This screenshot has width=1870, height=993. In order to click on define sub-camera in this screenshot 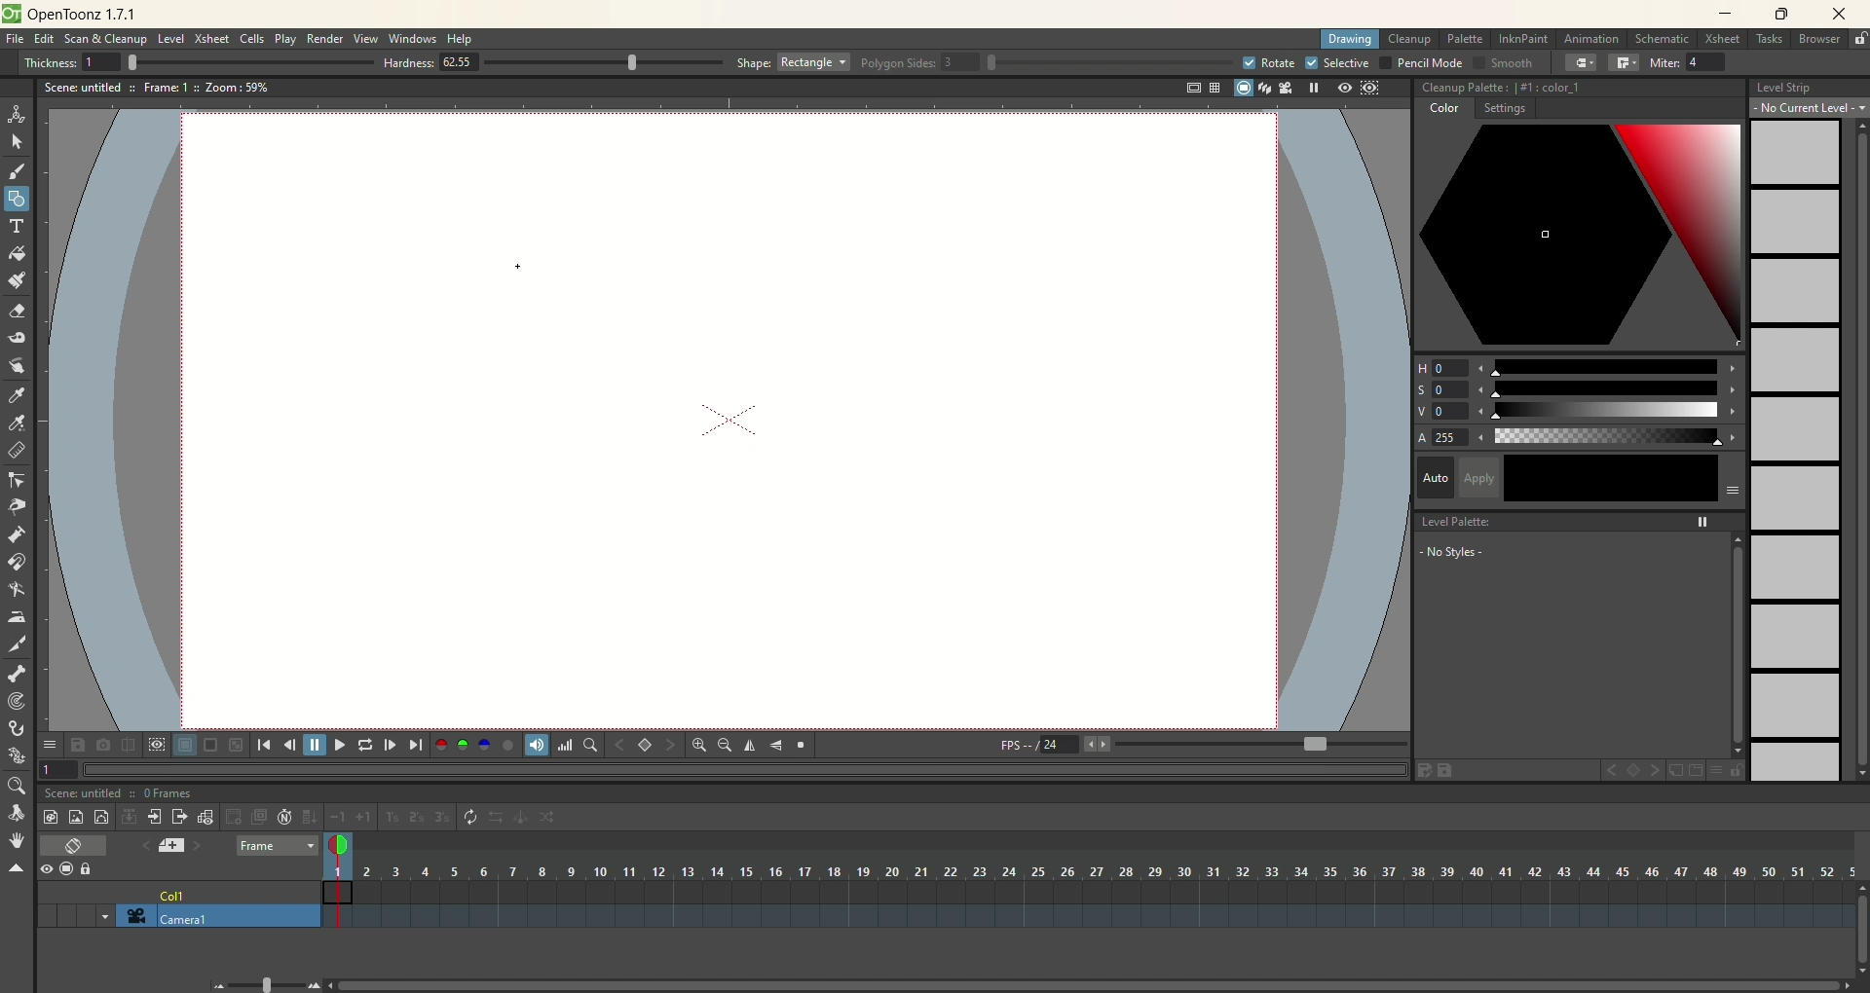, I will do `click(156, 744)`.